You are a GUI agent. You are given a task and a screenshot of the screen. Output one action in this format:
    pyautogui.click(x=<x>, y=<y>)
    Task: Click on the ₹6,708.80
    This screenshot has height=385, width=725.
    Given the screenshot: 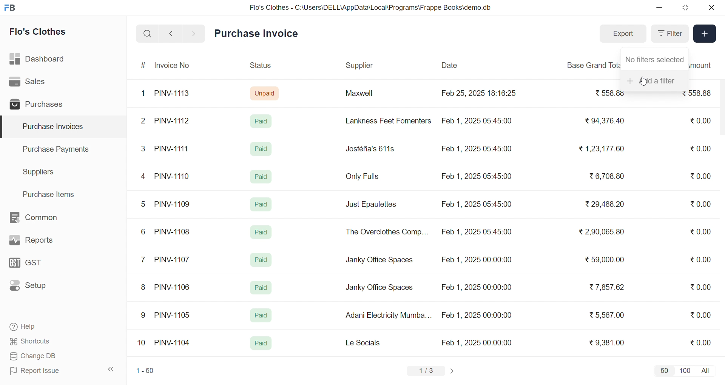 What is the action you would take?
    pyautogui.click(x=606, y=175)
    